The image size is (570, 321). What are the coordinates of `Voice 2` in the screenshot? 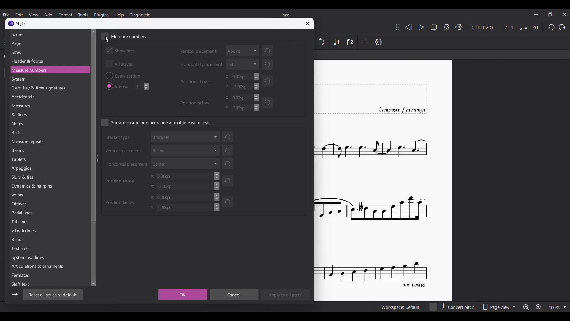 It's located at (350, 42).